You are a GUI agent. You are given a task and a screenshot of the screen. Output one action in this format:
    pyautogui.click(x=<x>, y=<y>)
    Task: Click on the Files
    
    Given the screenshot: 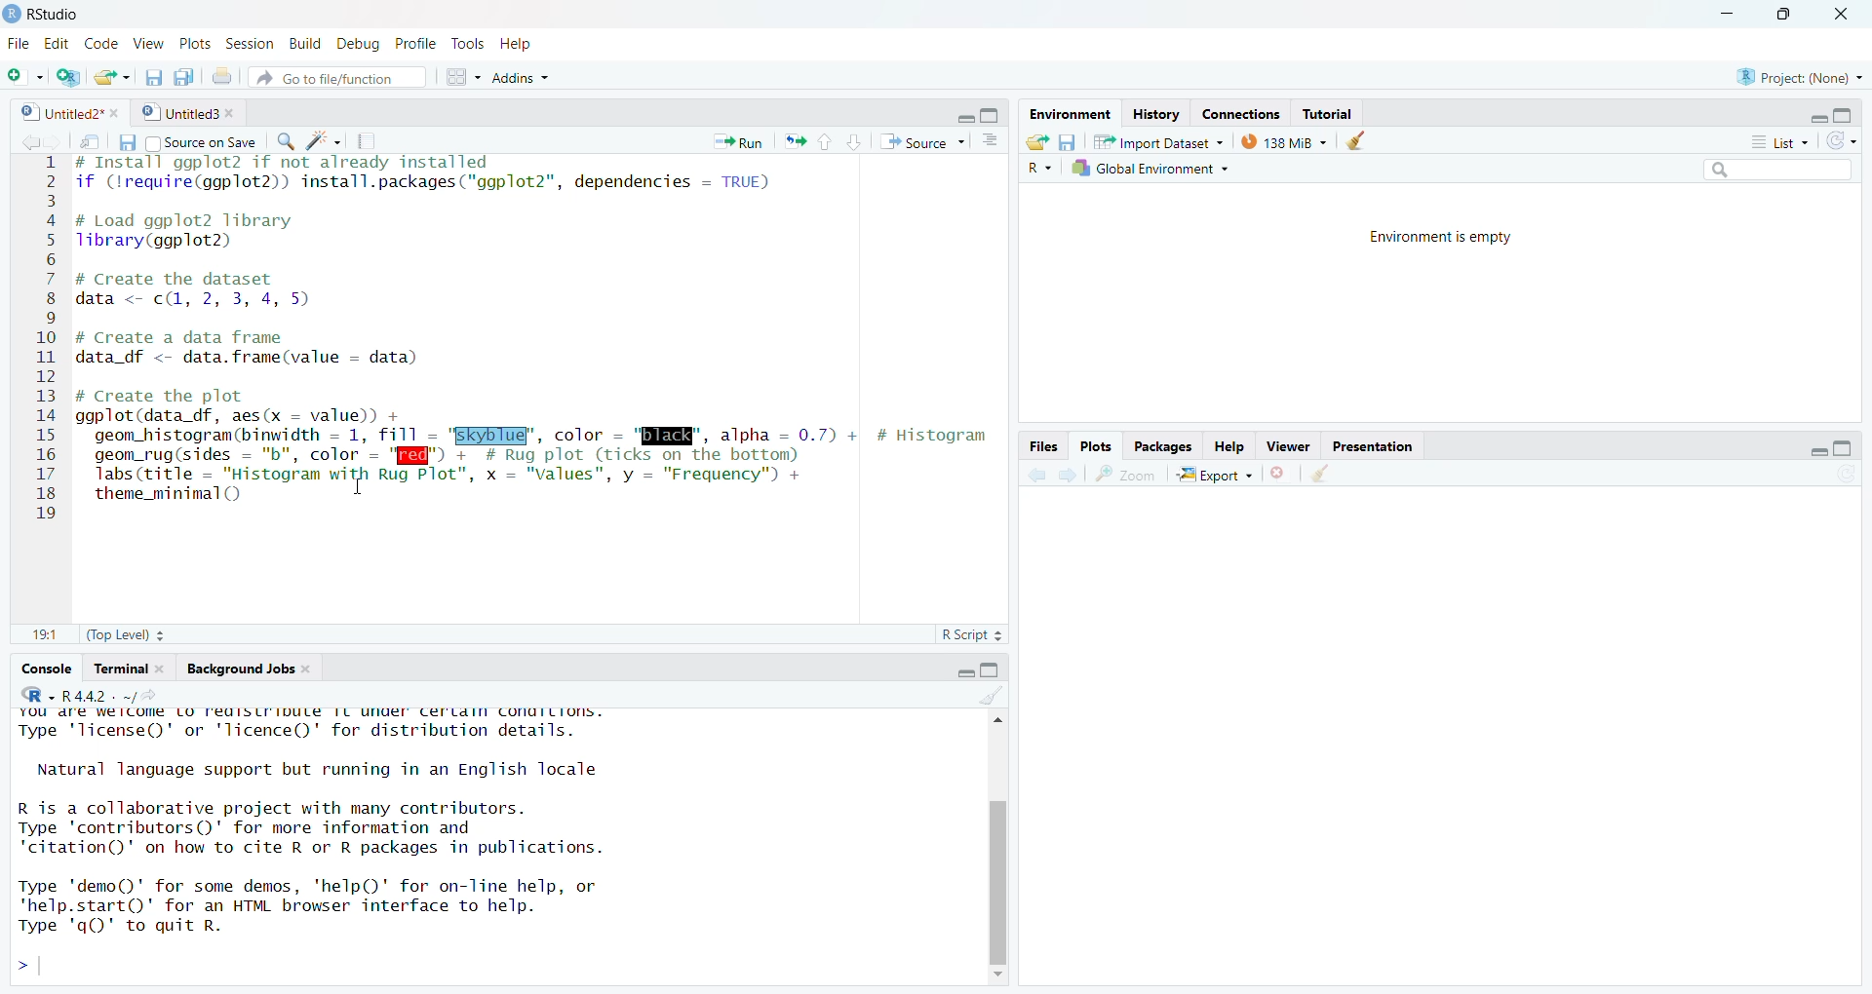 What is the action you would take?
    pyautogui.click(x=1038, y=443)
    